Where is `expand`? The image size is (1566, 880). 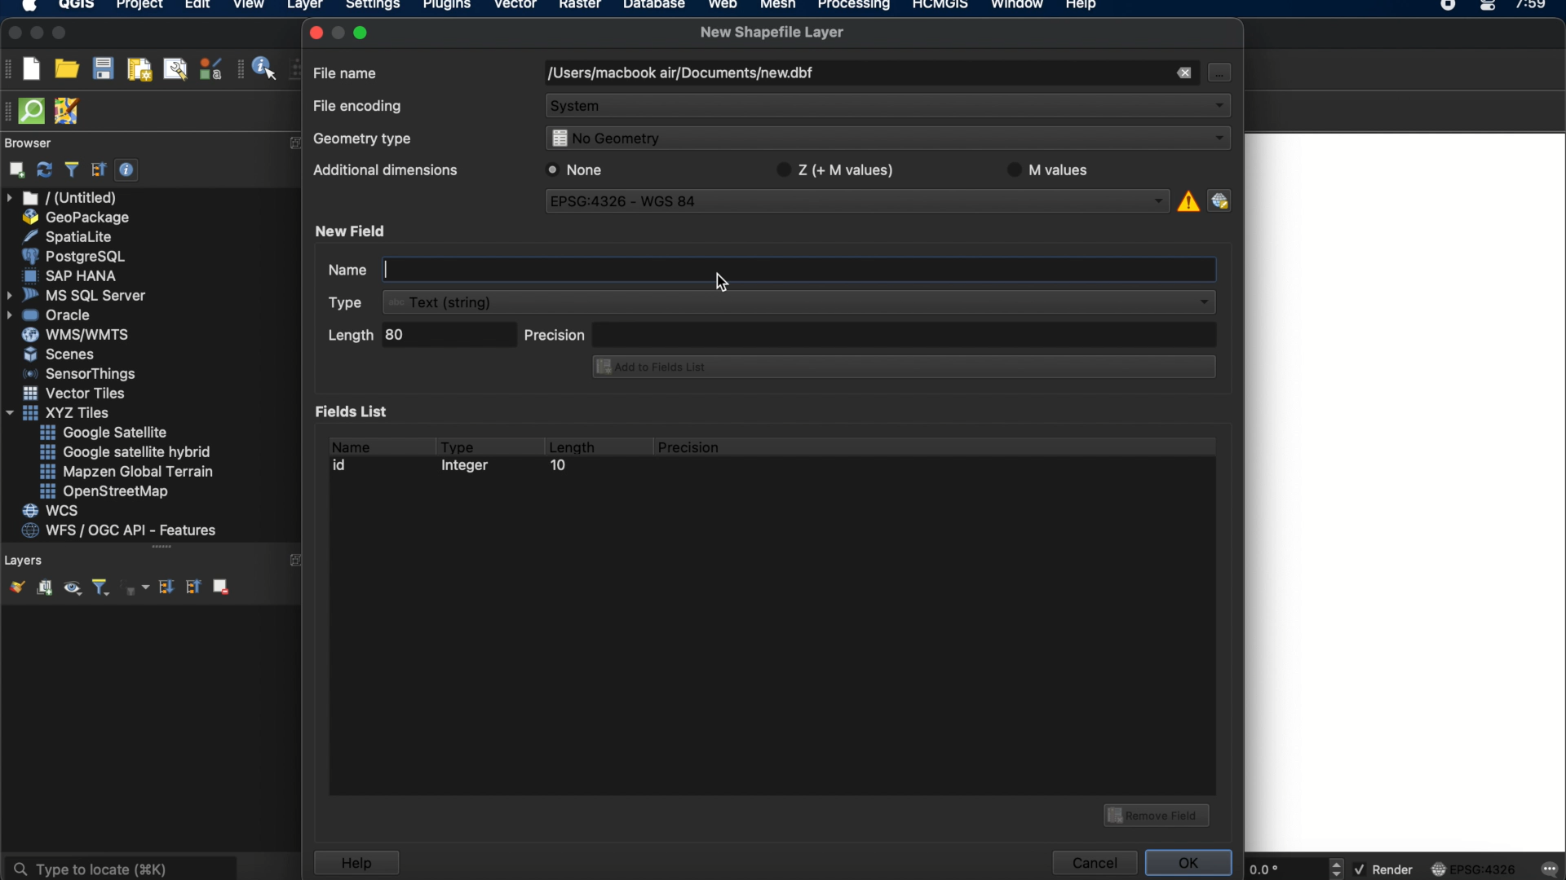
expand is located at coordinates (296, 143).